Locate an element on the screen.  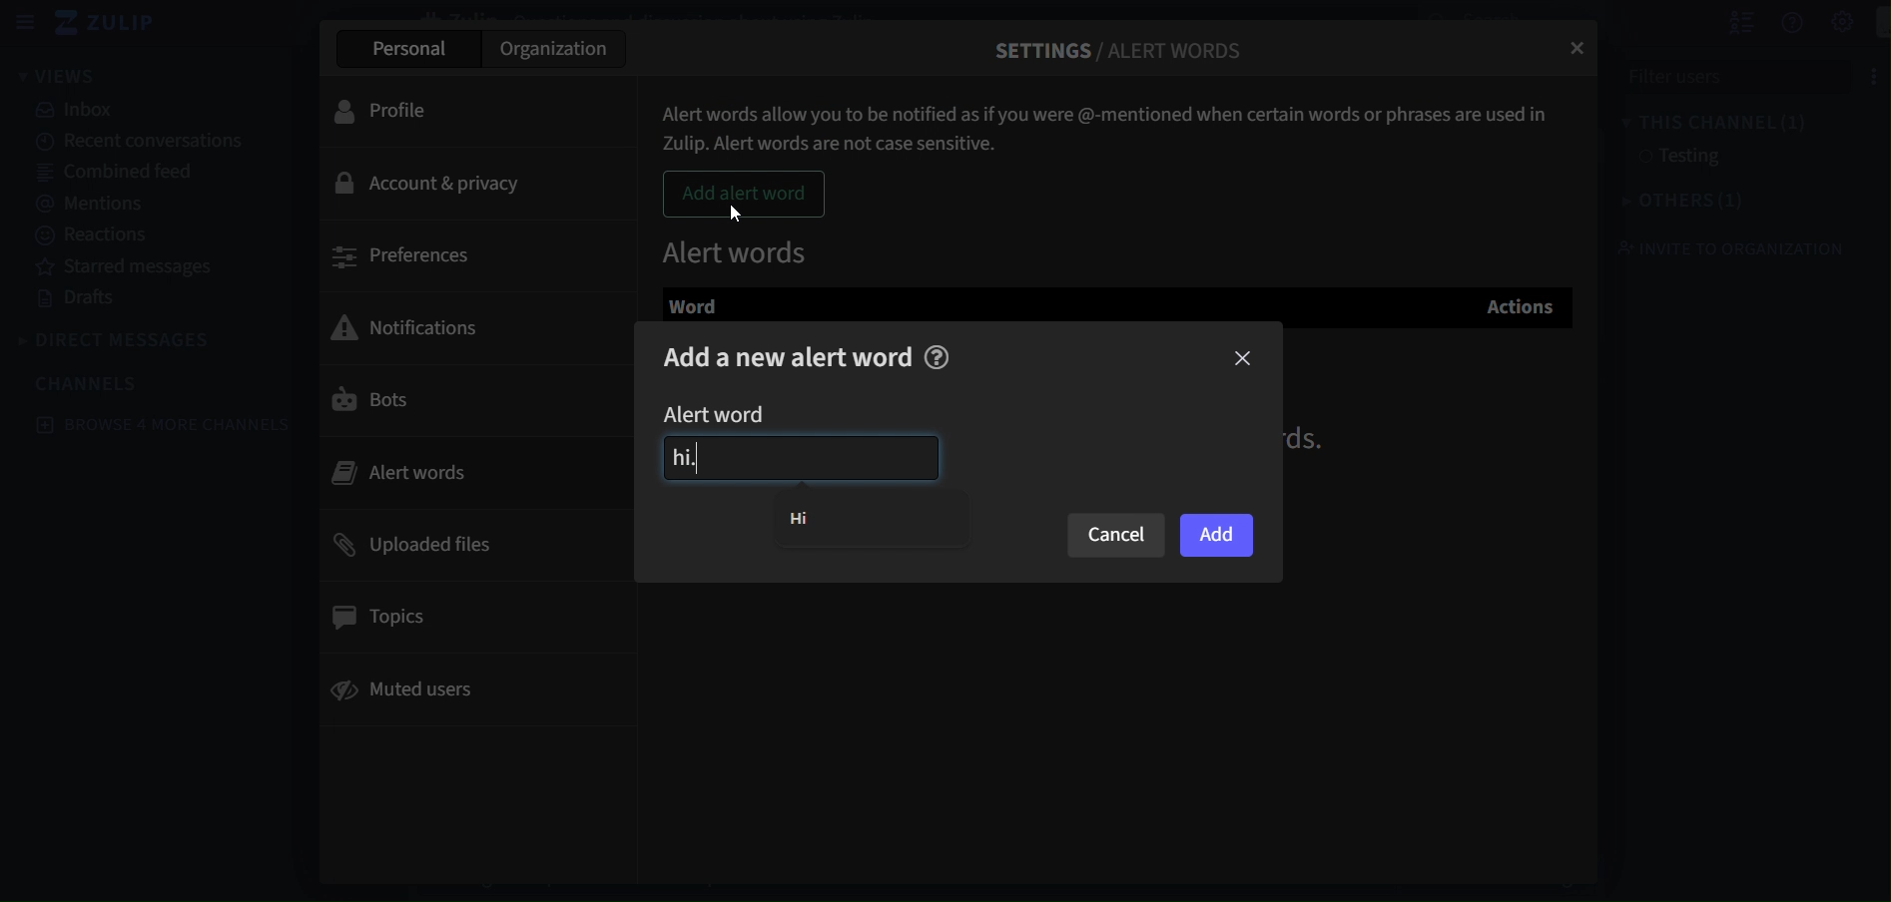
add is located at coordinates (1216, 534).